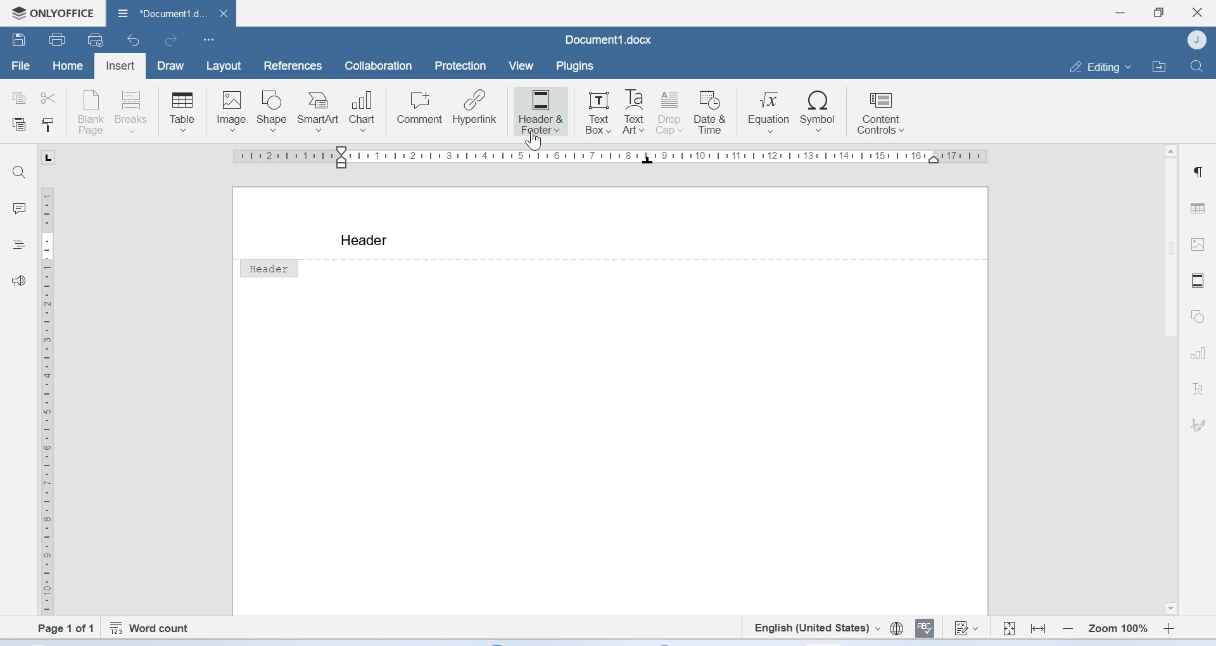 Image resolution: width=1216 pixels, height=646 pixels. Describe the element at coordinates (1200, 205) in the screenshot. I see `Table` at that location.